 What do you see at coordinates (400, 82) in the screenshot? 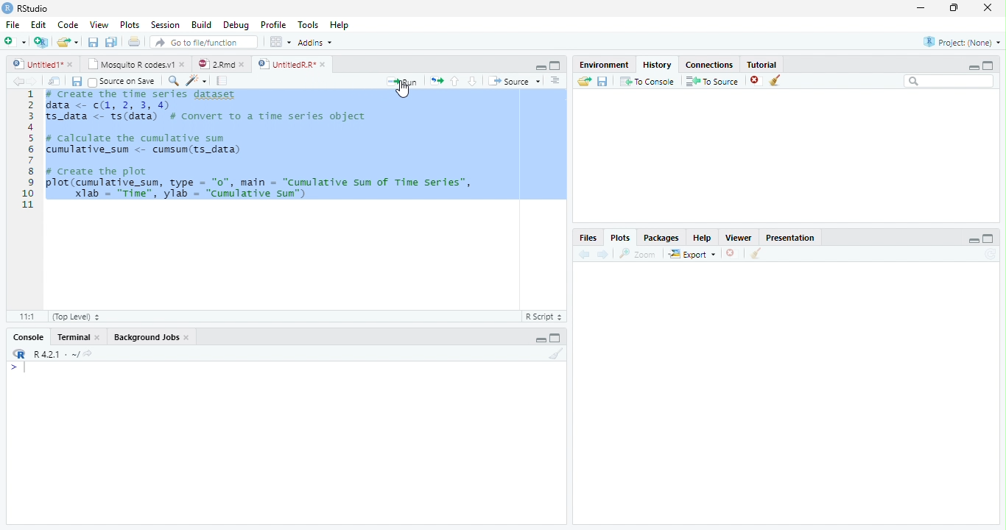
I see `Run` at bounding box center [400, 82].